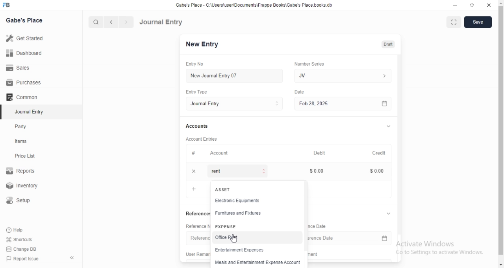 The image size is (504, 268). What do you see at coordinates (197, 226) in the screenshot?
I see `‘Reference Number` at bounding box center [197, 226].